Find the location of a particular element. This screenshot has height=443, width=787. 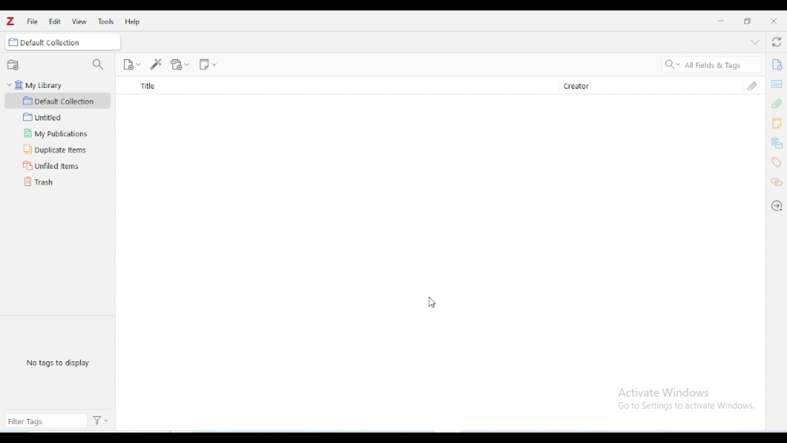

my publications is located at coordinates (53, 134).